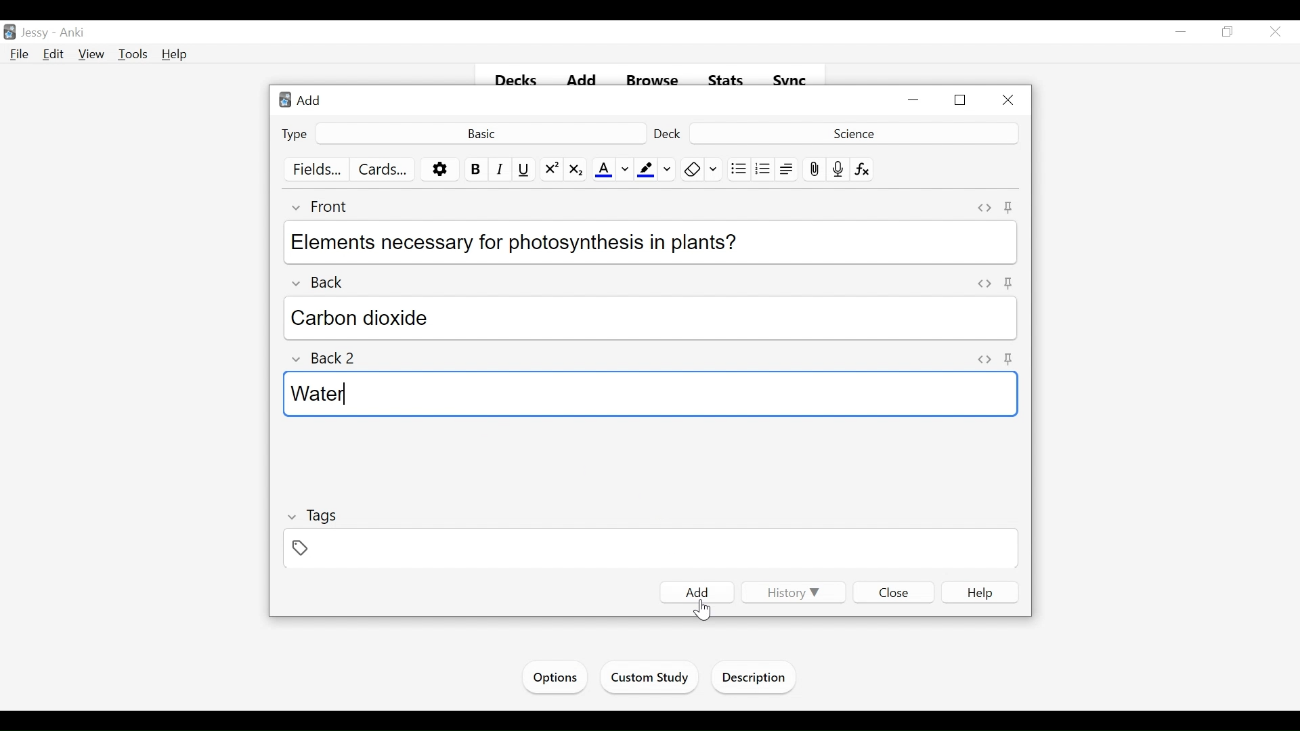 Image resolution: width=1300 pixels, height=731 pixels. Describe the element at coordinates (915, 101) in the screenshot. I see `Minimize` at that location.